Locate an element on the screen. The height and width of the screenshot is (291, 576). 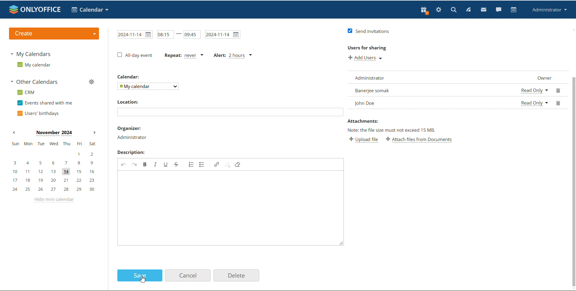
link is located at coordinates (217, 164).